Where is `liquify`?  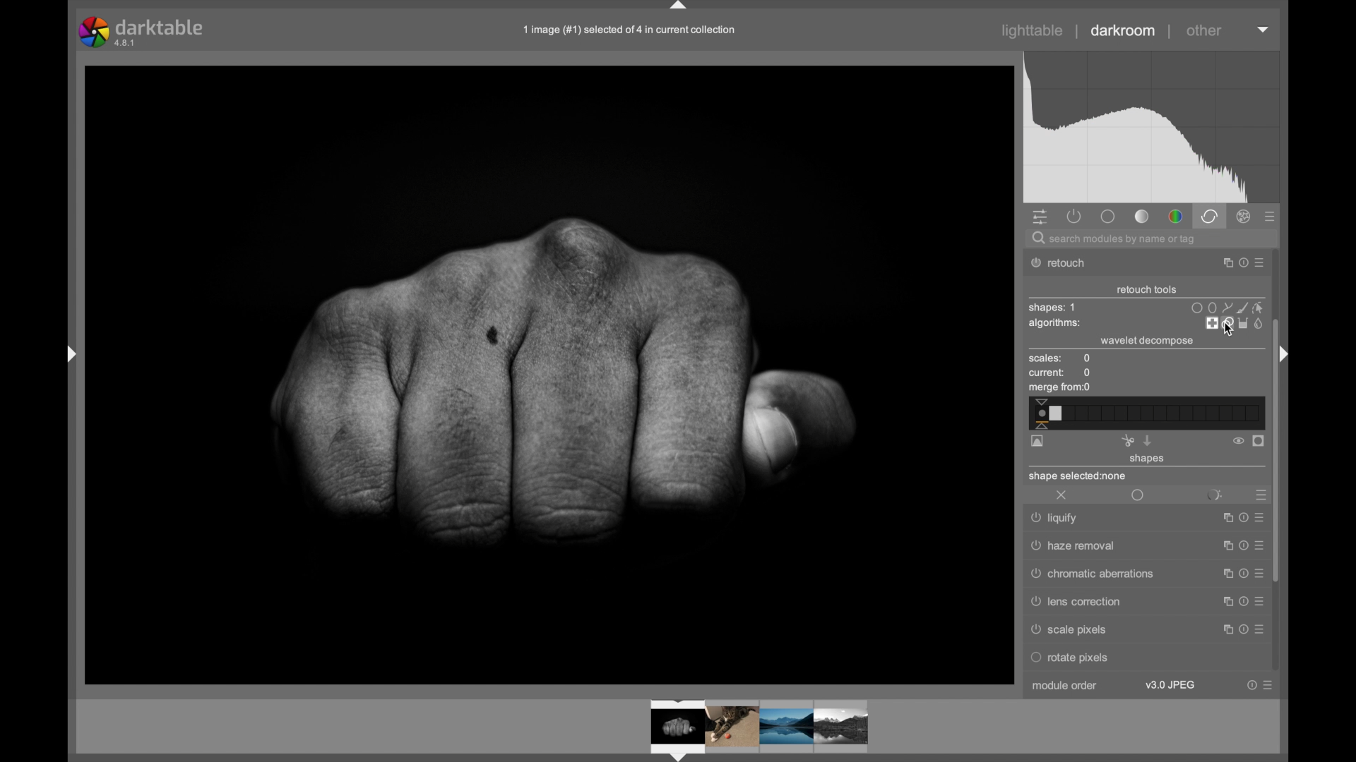 liquify is located at coordinates (1057, 519).